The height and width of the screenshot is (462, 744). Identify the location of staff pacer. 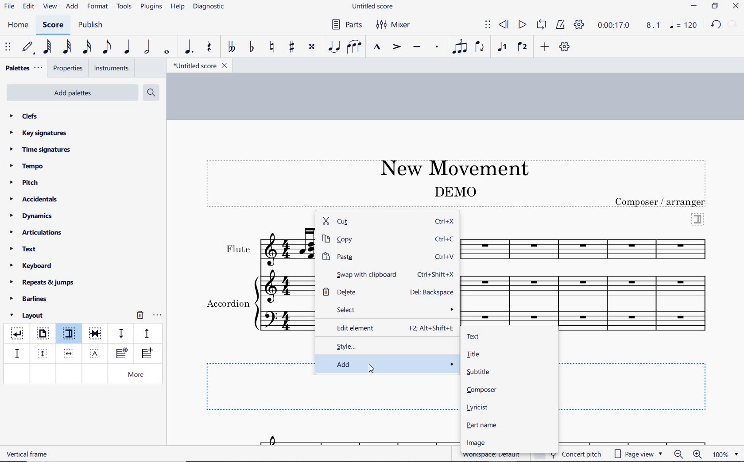
(146, 333).